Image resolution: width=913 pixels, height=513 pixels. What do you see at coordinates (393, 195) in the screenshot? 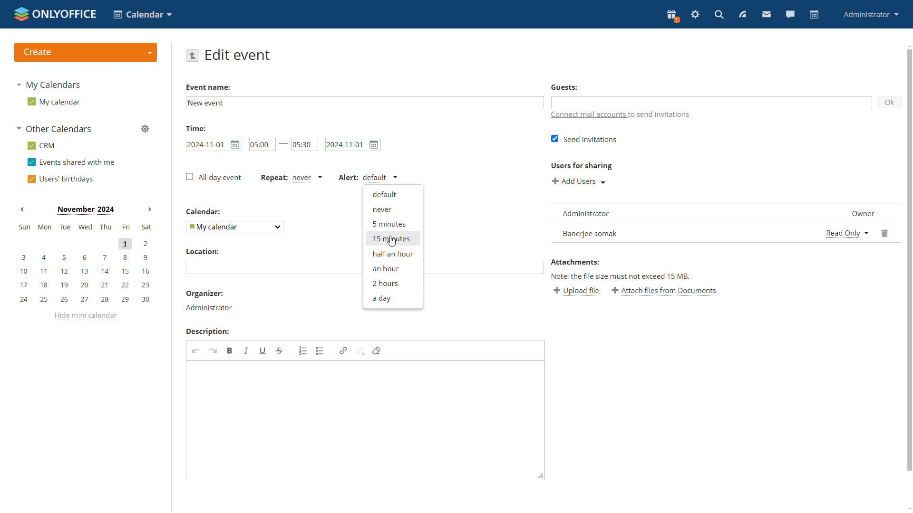
I see `default` at bounding box center [393, 195].